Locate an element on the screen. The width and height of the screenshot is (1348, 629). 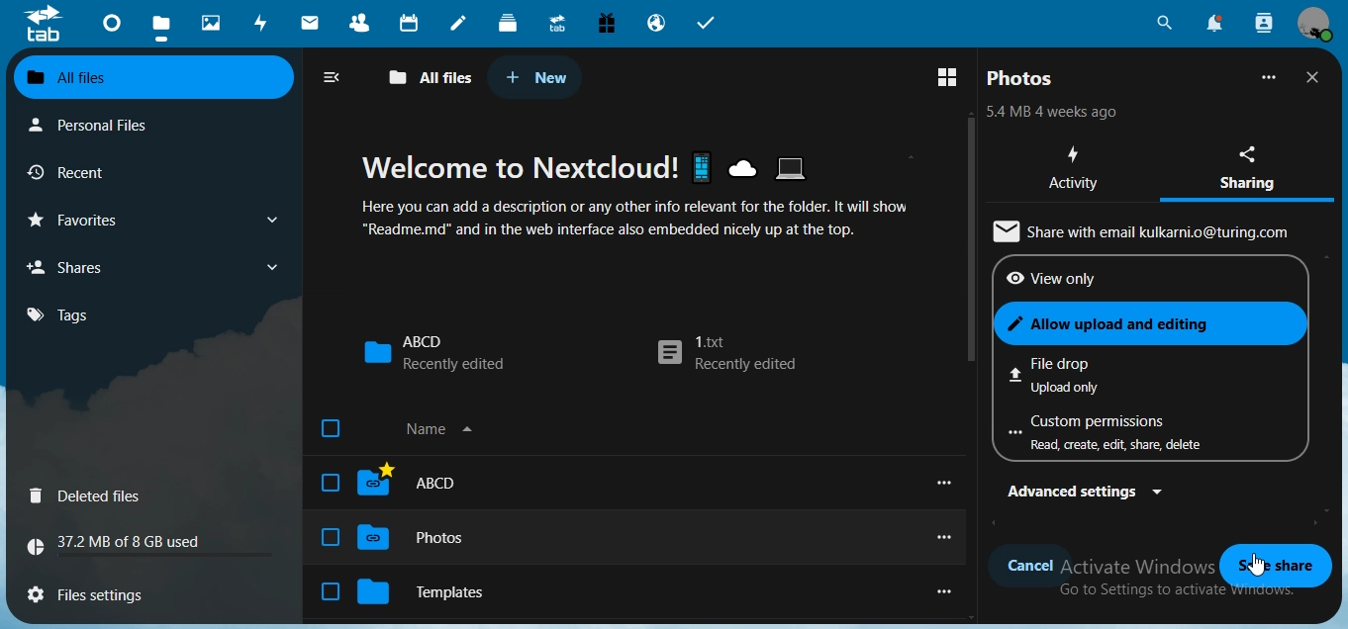
photos is located at coordinates (214, 24).